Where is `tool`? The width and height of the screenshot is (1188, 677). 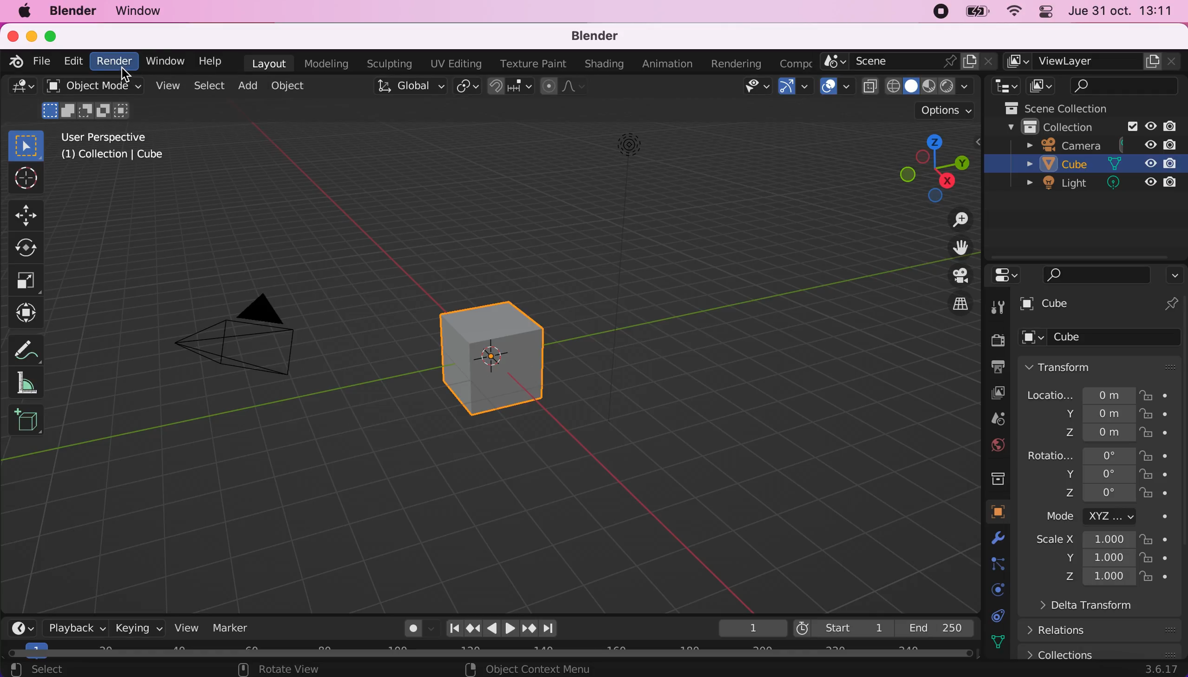
tool is located at coordinates (998, 307).